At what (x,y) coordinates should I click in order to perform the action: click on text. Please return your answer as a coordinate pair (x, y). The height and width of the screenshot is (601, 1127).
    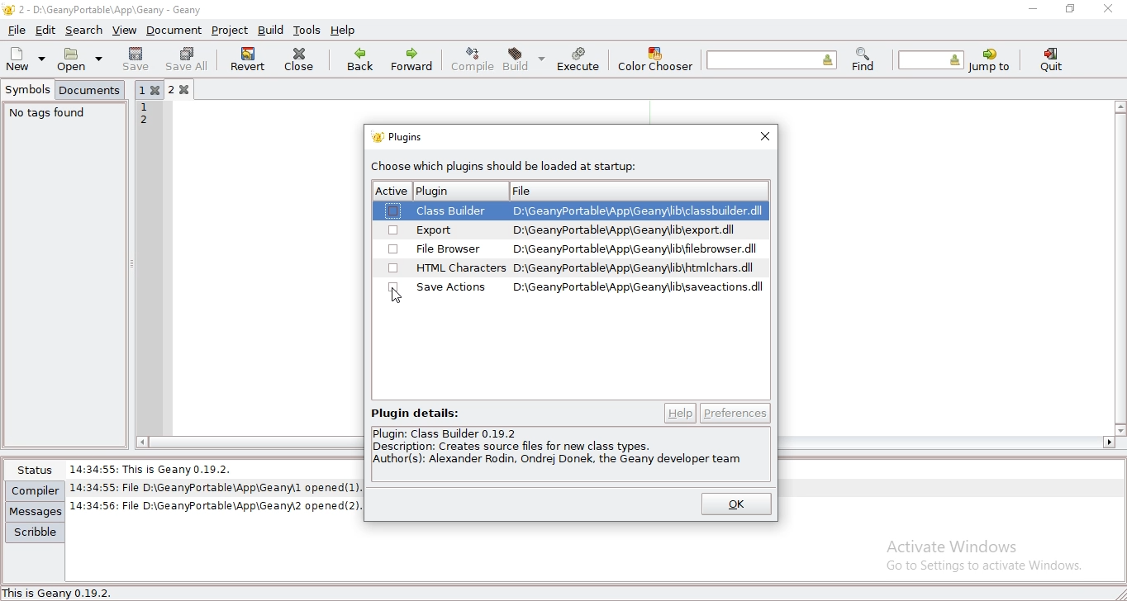
    Looking at the image, I should click on (563, 452).